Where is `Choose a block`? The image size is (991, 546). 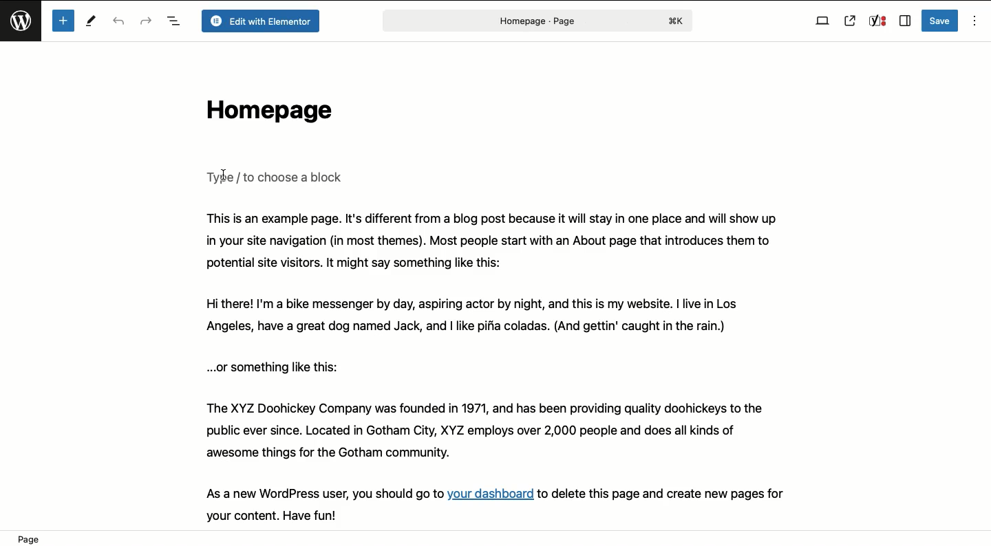 Choose a block is located at coordinates (277, 177).